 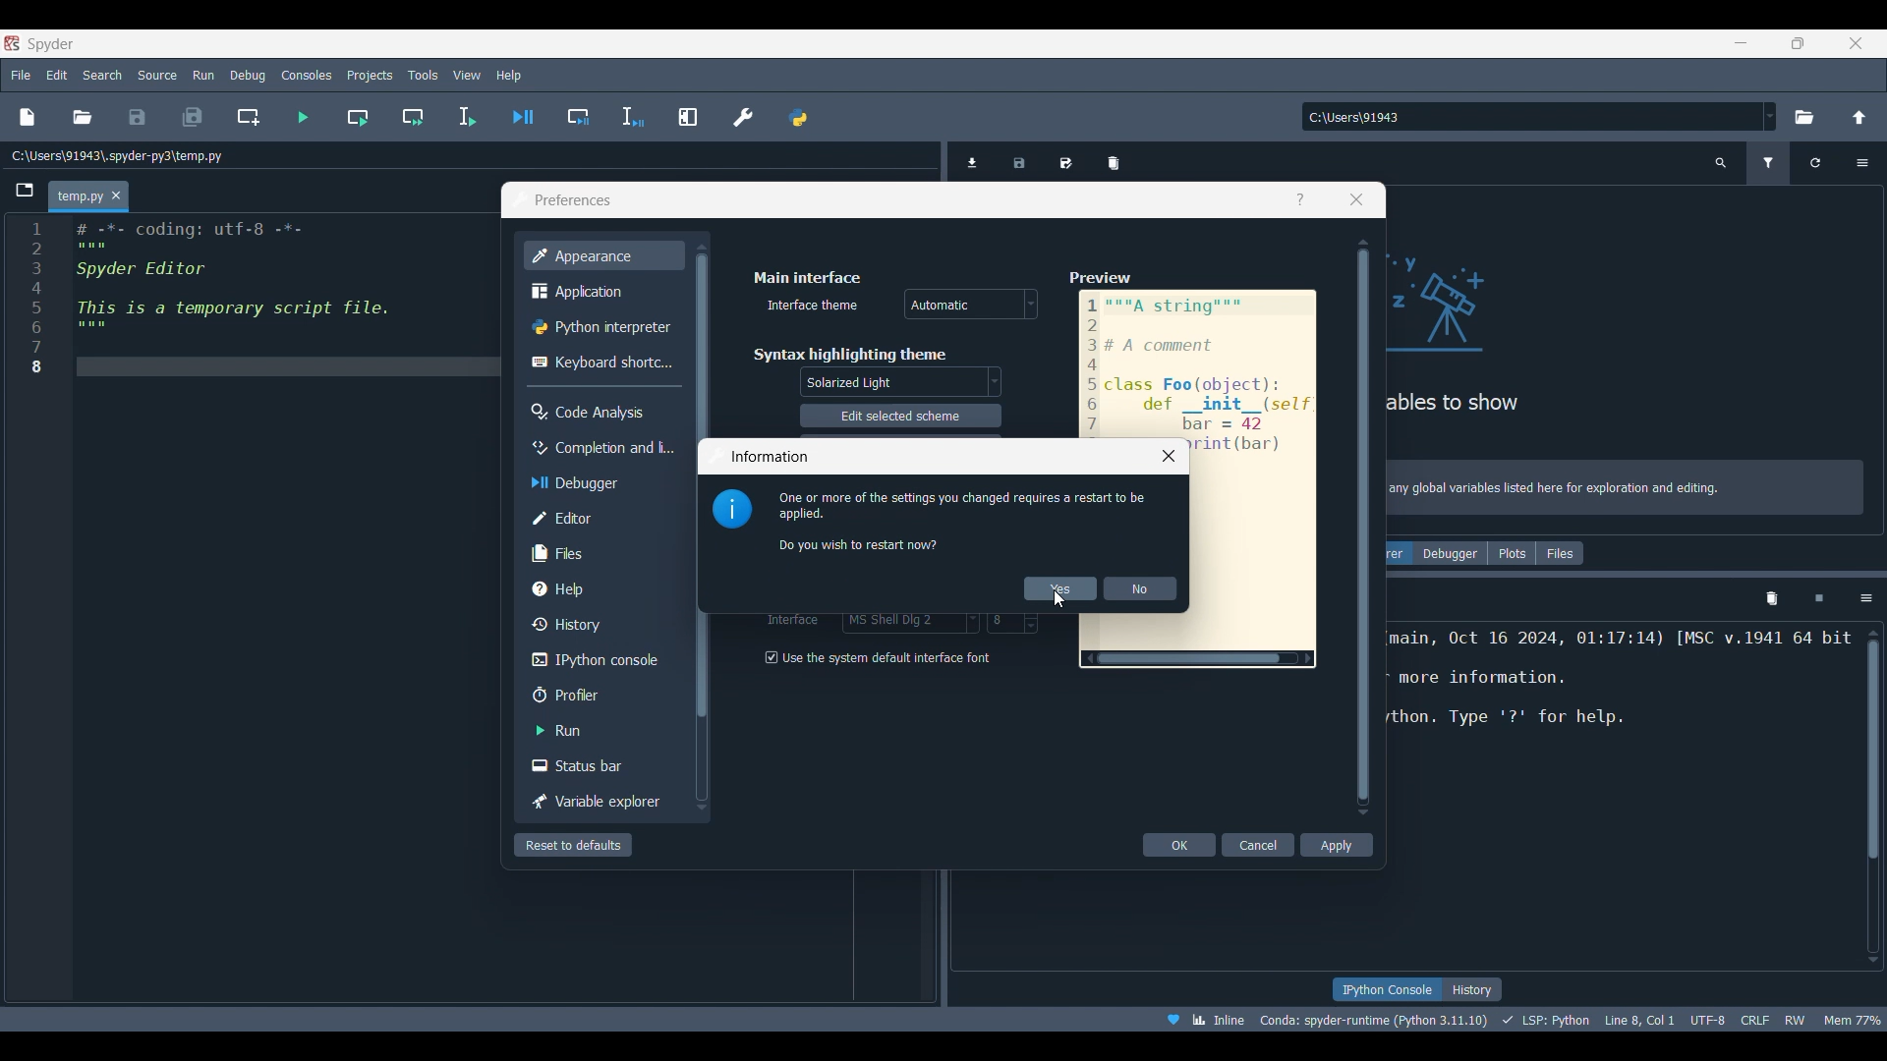 I want to click on Filter variables, so click(x=1768, y=163).